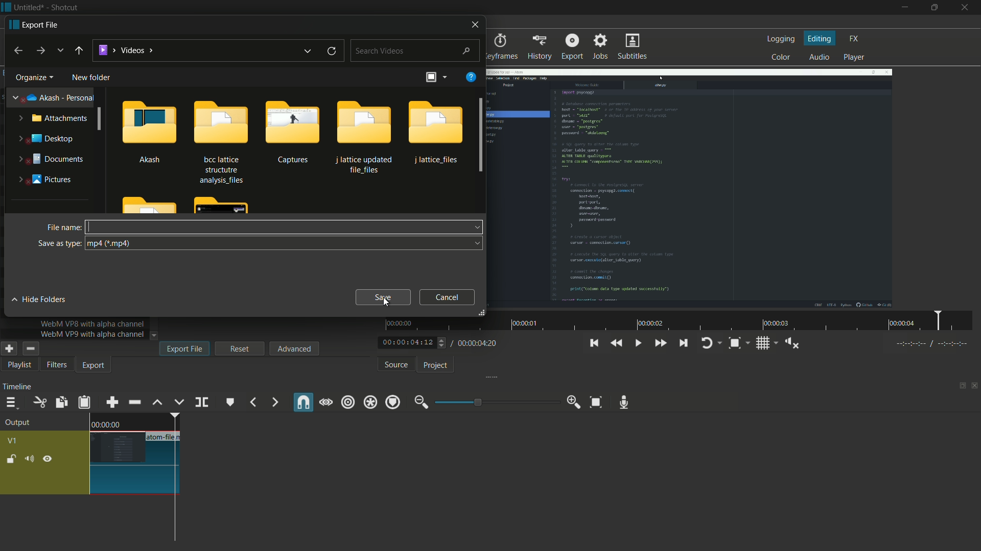 The width and height of the screenshot is (981, 551). I want to click on file type dropdown, so click(283, 243).